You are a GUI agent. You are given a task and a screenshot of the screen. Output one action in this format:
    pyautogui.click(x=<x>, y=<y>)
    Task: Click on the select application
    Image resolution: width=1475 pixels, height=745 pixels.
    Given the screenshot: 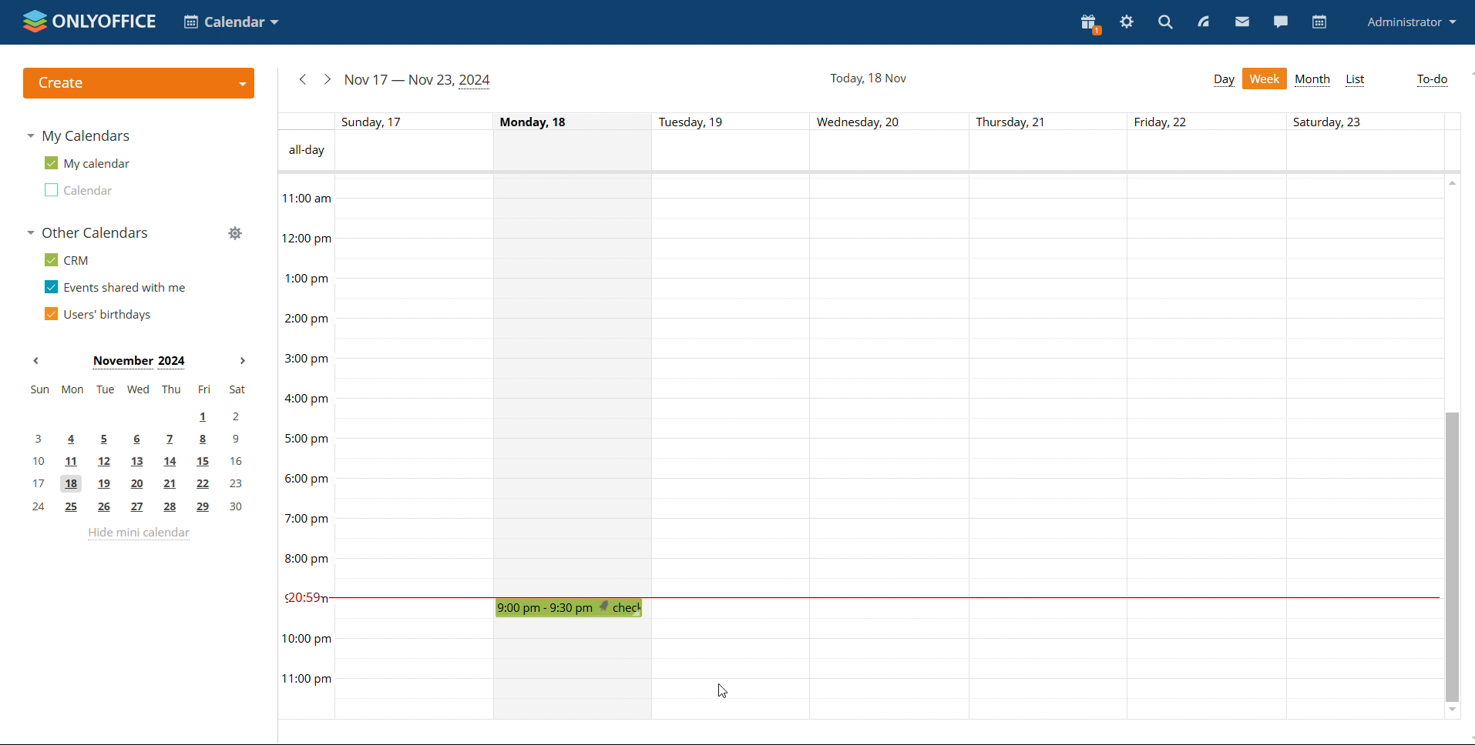 What is the action you would take?
    pyautogui.click(x=233, y=22)
    